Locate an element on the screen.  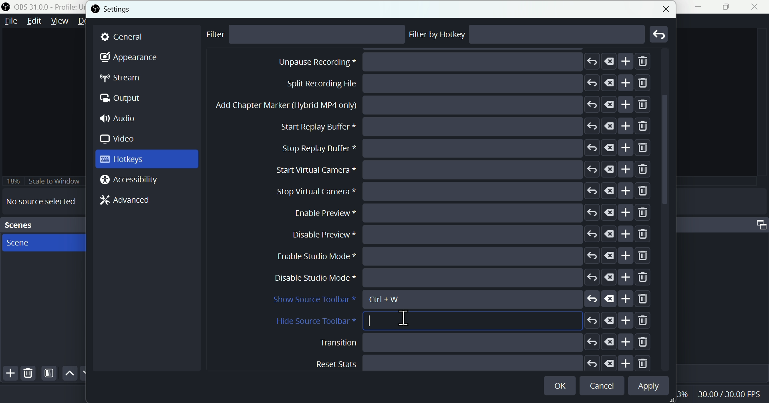
Filter is located at coordinates (221, 35).